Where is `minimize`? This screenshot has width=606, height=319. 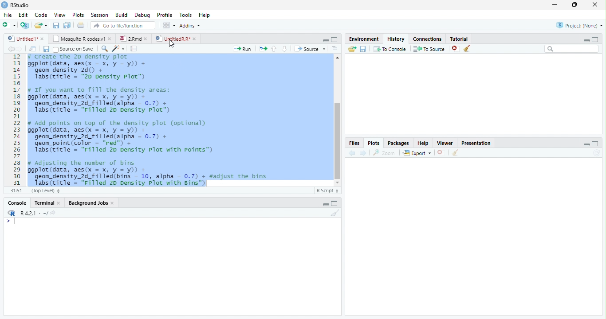
minimize is located at coordinates (585, 40).